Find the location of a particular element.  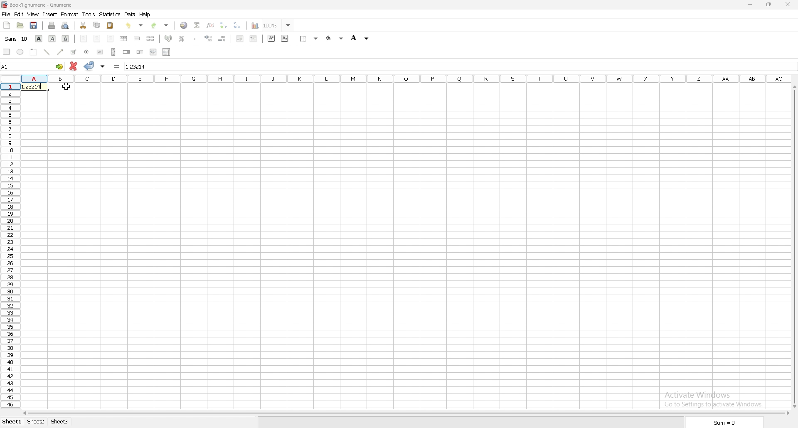

data is located at coordinates (130, 15).